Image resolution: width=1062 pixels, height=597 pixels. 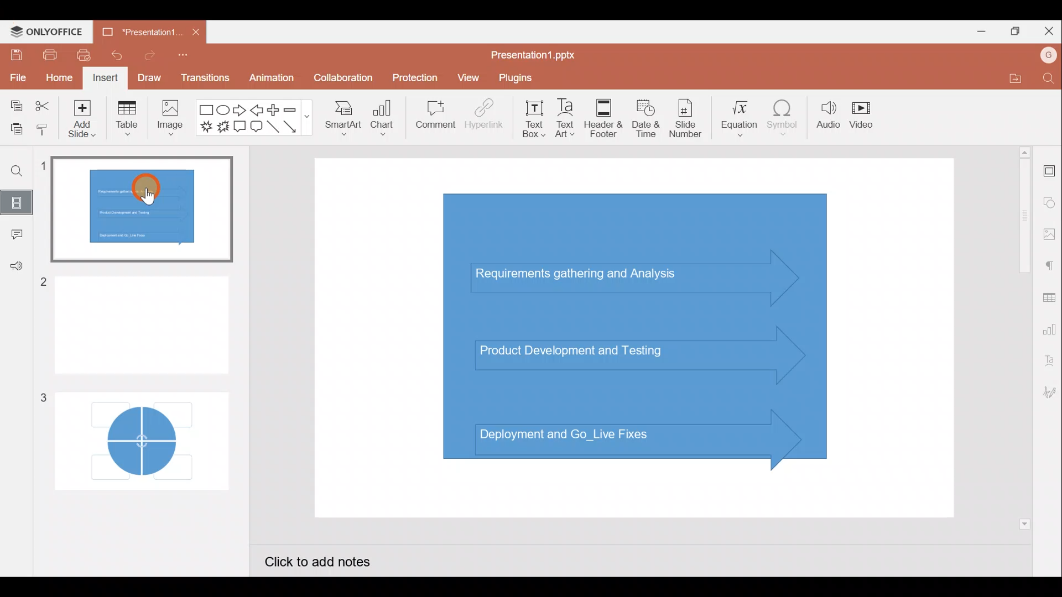 What do you see at coordinates (978, 33) in the screenshot?
I see `Minimize` at bounding box center [978, 33].